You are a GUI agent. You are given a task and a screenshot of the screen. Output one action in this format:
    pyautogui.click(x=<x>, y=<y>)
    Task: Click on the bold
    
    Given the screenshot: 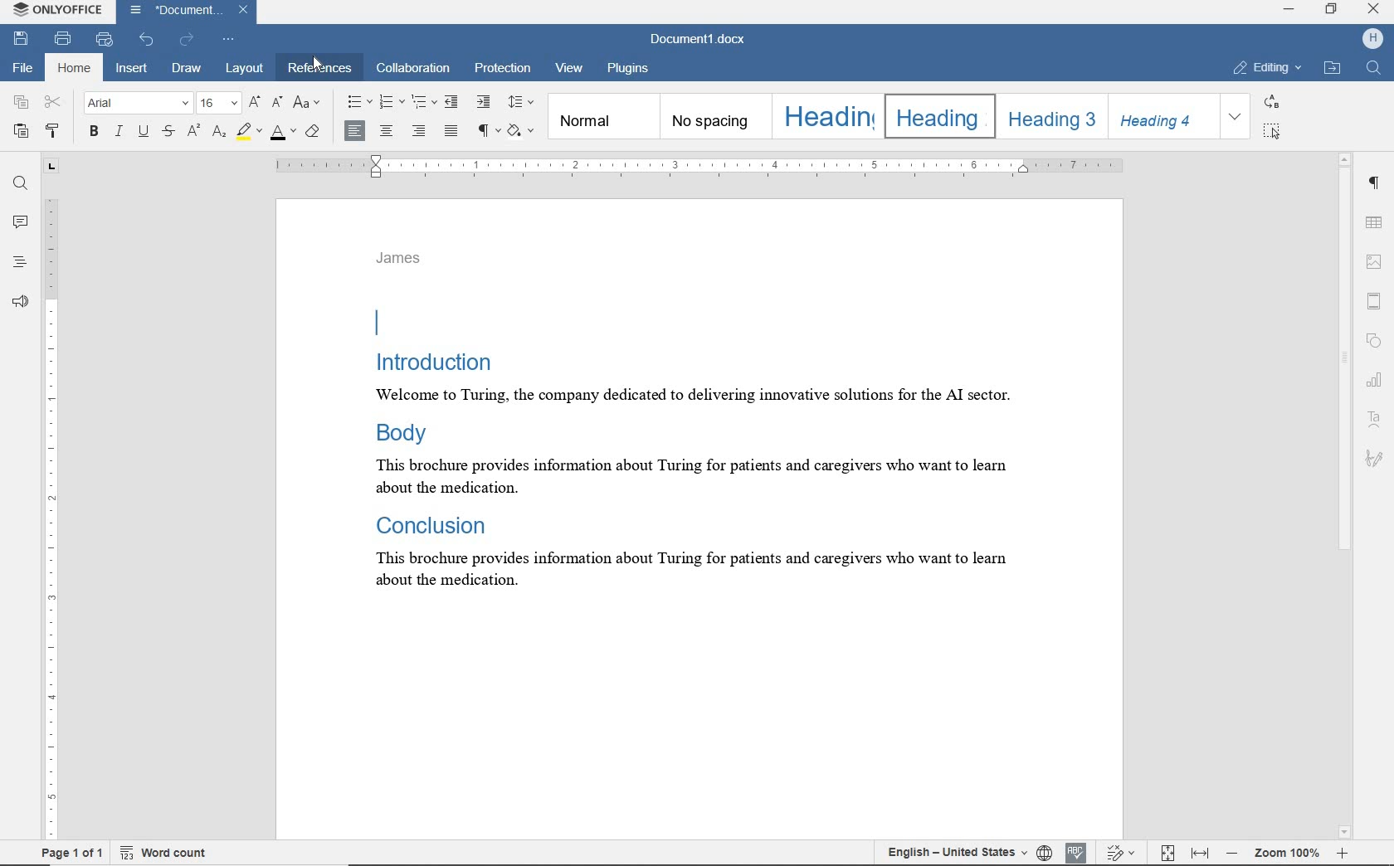 What is the action you would take?
    pyautogui.click(x=93, y=131)
    